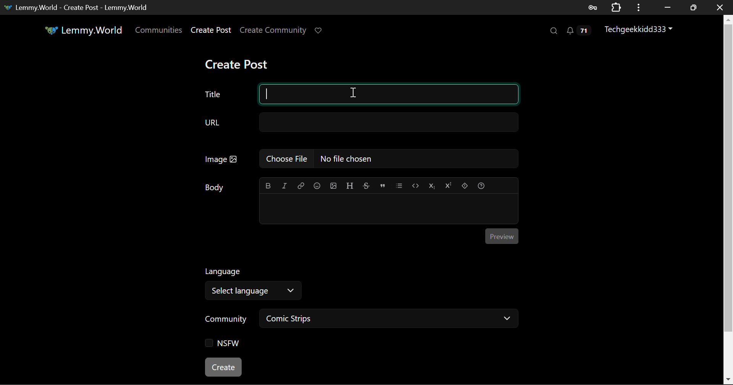 This screenshot has width=733, height=385. What do you see at coordinates (637, 30) in the screenshot?
I see `Techgeekkidd333` at bounding box center [637, 30].